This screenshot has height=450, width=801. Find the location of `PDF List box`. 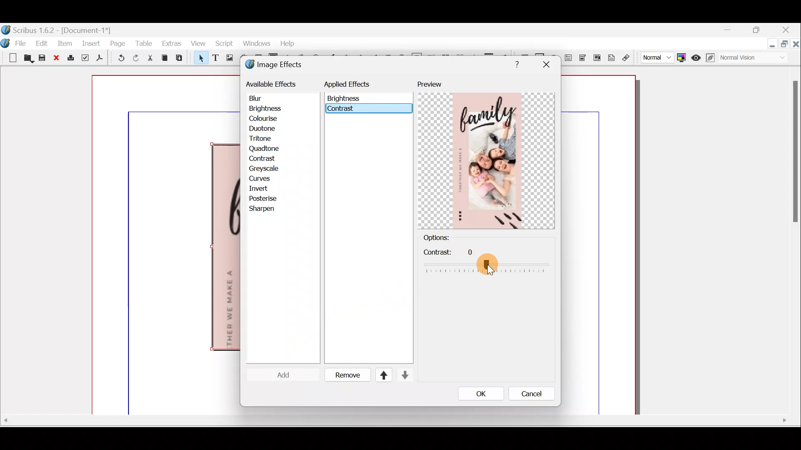

PDF List box is located at coordinates (597, 57).